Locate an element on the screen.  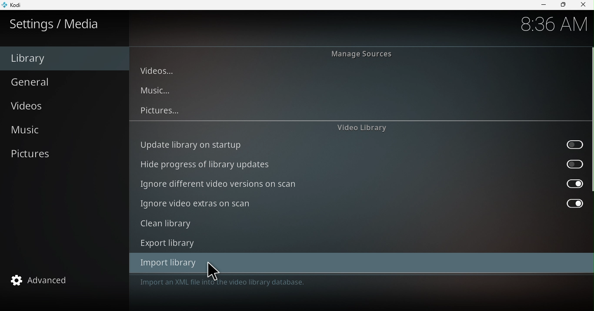
Settings/media is located at coordinates (57, 24).